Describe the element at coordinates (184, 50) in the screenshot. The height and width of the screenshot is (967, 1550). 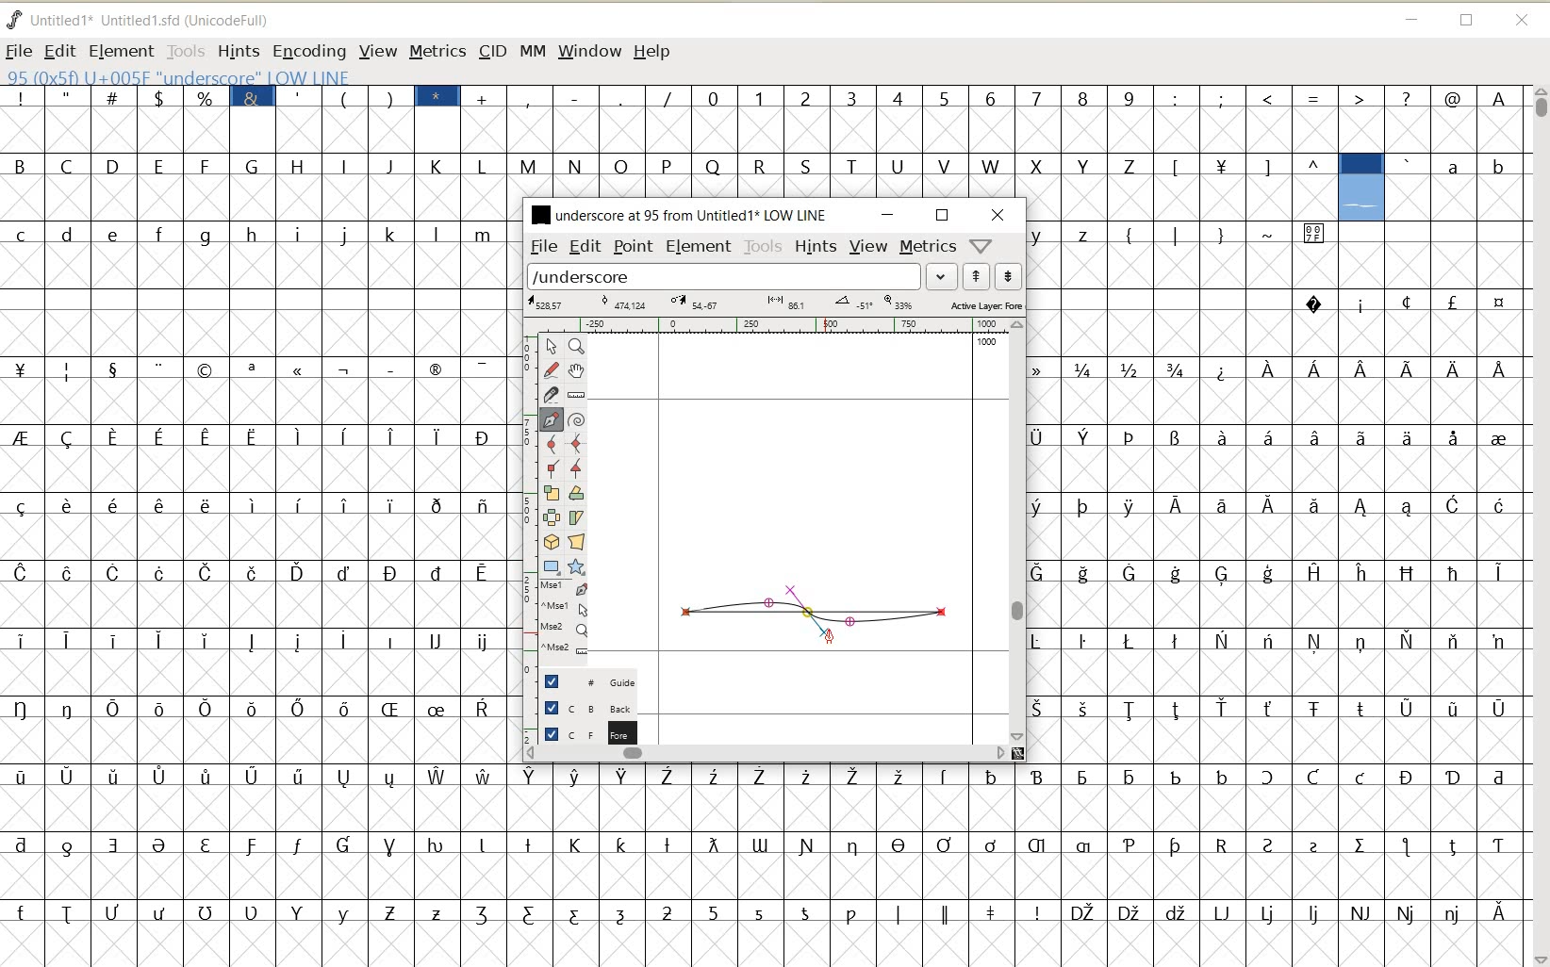
I see `TOOLS` at that location.